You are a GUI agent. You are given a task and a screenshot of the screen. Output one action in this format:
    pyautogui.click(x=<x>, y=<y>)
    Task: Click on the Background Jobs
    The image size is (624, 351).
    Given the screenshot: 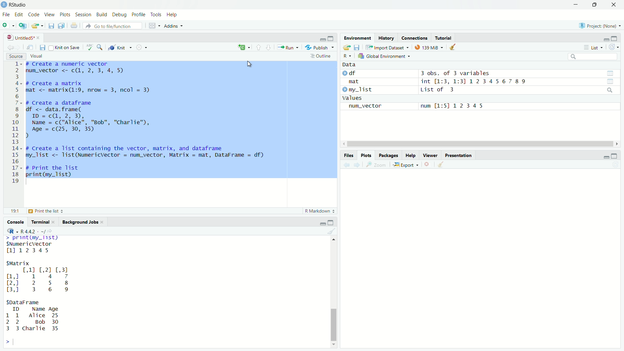 What is the action you would take?
    pyautogui.click(x=83, y=222)
    